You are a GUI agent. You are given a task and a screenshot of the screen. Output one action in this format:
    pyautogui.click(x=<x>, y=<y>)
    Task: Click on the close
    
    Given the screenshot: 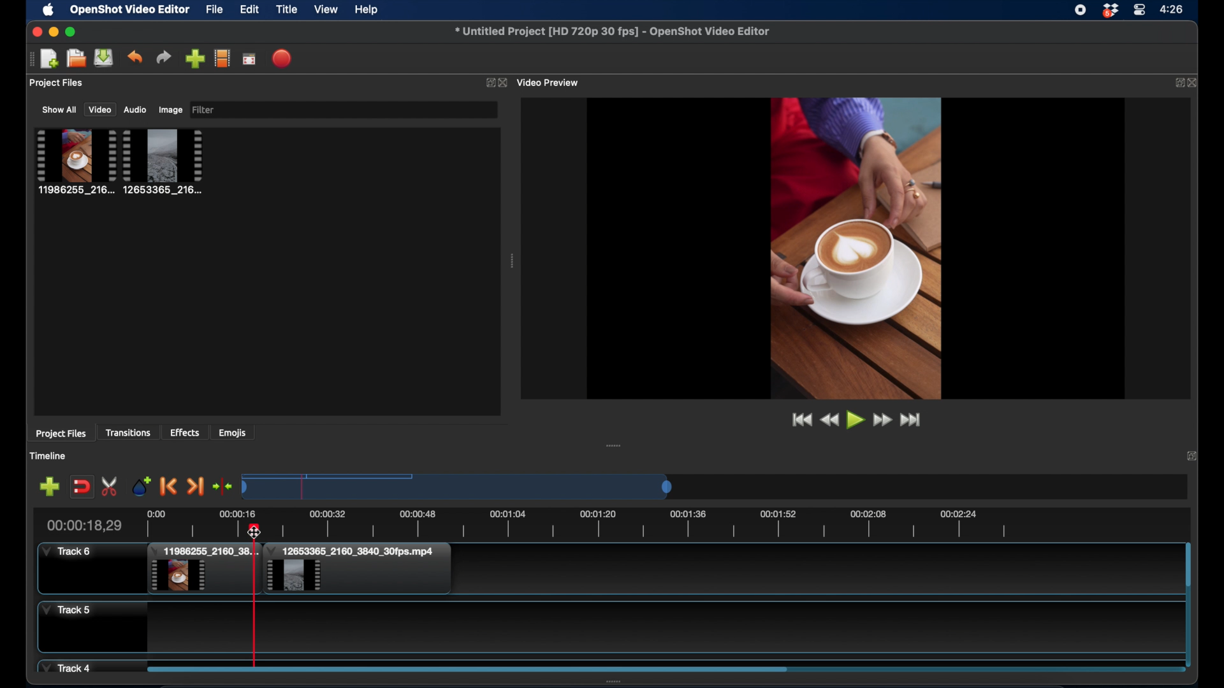 What is the action you would take?
    pyautogui.click(x=1195, y=82)
    